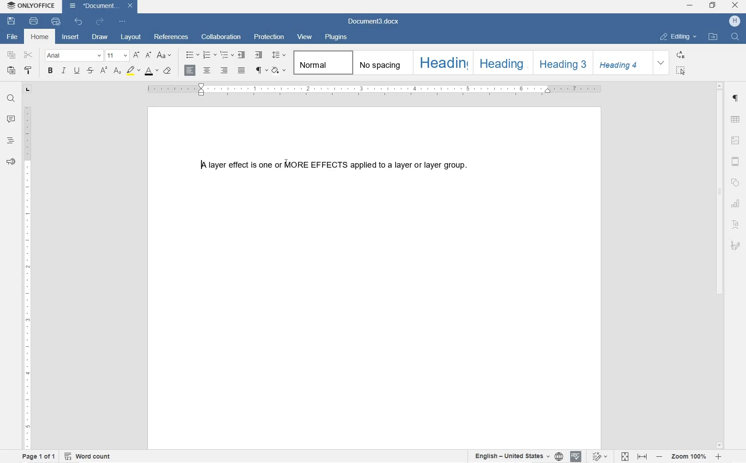  Describe the element at coordinates (279, 70) in the screenshot. I see `SHADING` at that location.